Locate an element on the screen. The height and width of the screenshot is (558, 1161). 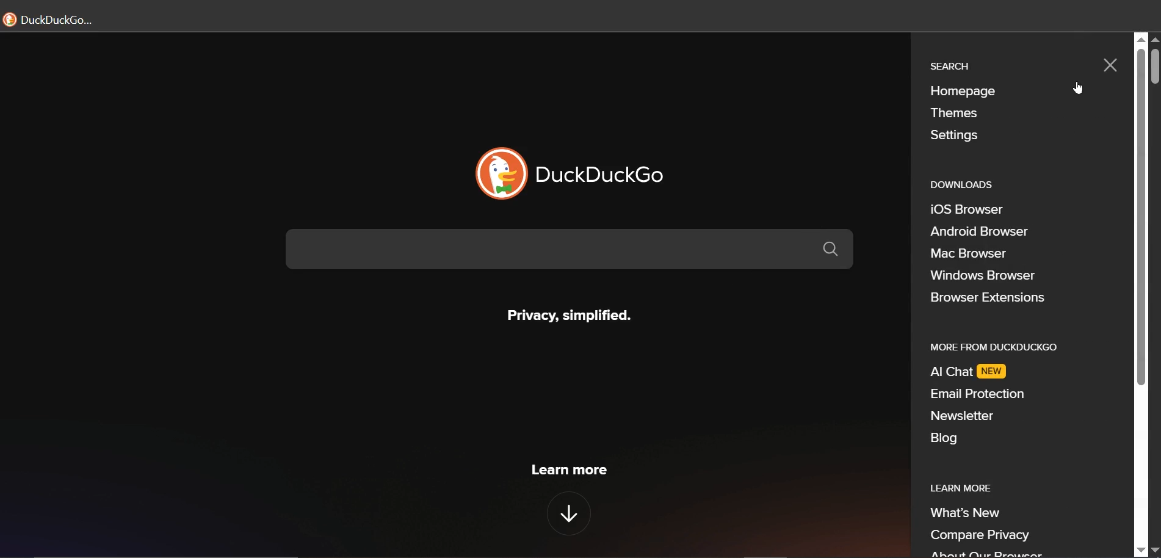
Browser Extensions is located at coordinates (986, 299).